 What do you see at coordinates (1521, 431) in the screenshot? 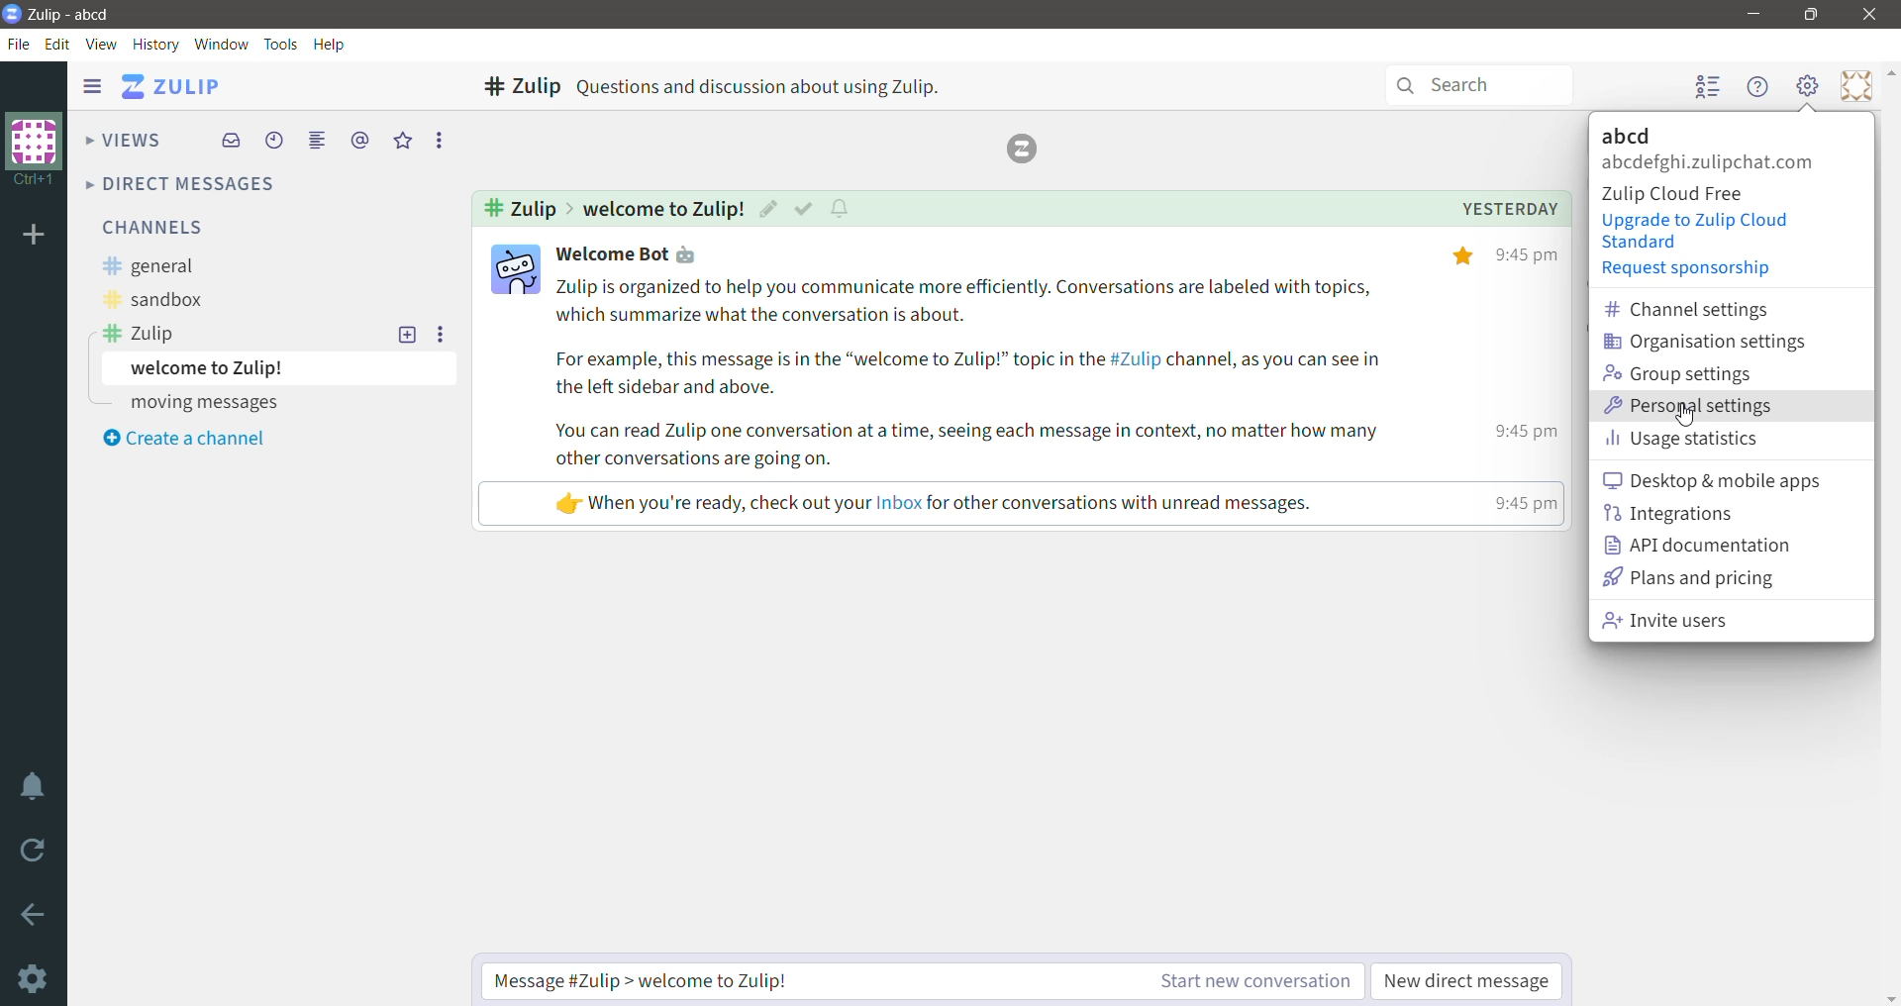
I see `9:45 pm |` at bounding box center [1521, 431].